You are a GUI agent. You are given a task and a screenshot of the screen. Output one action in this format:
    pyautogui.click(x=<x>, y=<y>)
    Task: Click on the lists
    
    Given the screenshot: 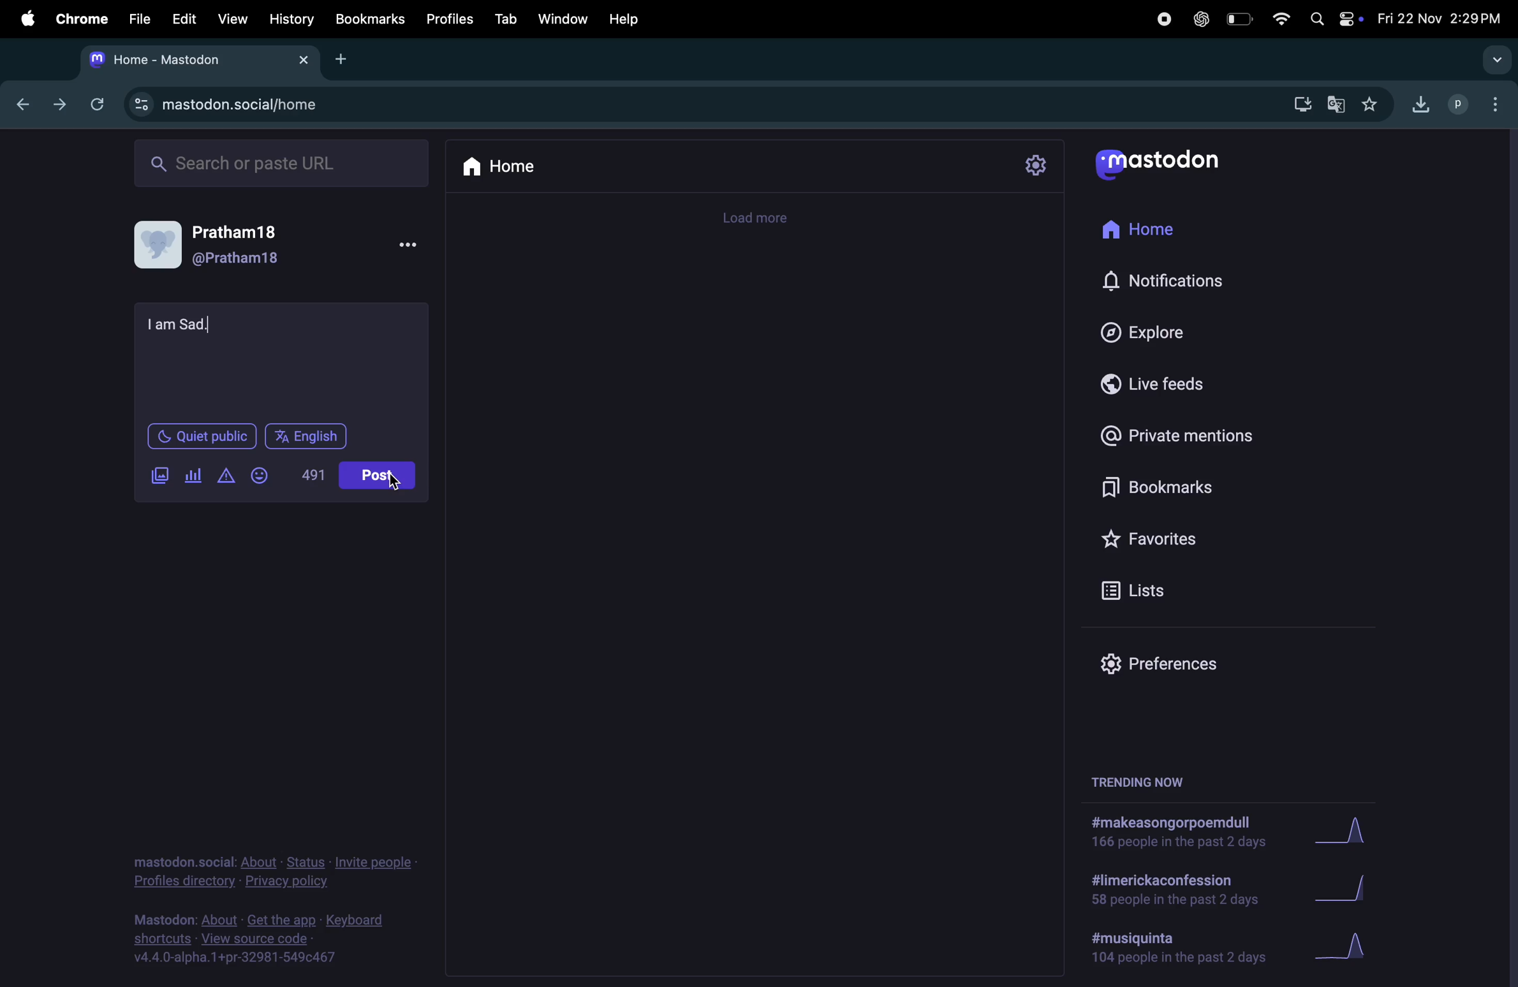 What is the action you would take?
    pyautogui.click(x=1188, y=589)
    